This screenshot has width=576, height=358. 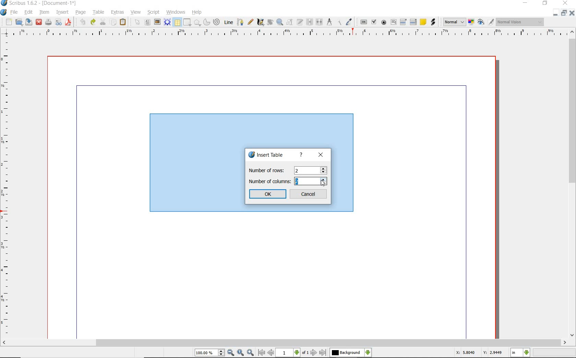 What do you see at coordinates (139, 24) in the screenshot?
I see `select` at bounding box center [139, 24].